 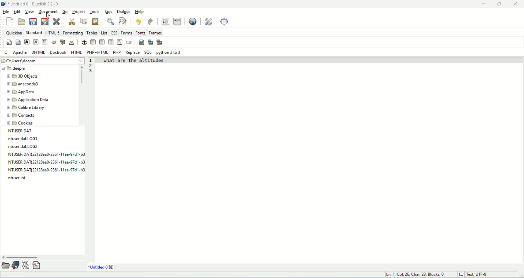 What do you see at coordinates (6, 265) in the screenshot?
I see `open` at bounding box center [6, 265].